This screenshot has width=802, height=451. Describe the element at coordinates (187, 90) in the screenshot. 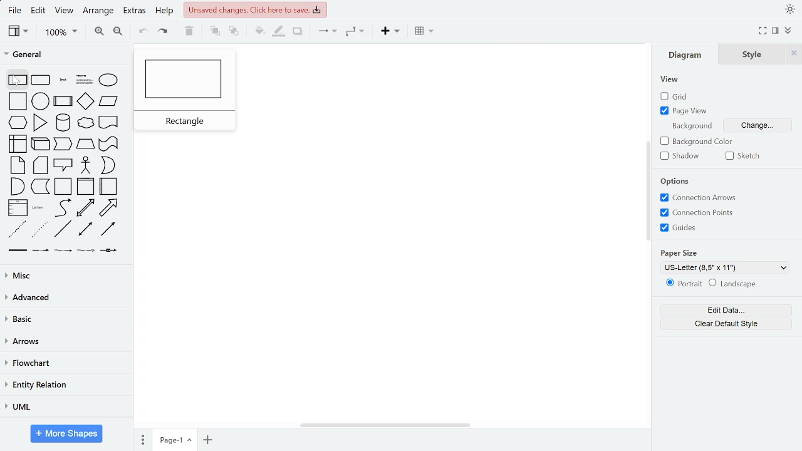

I see `preview` at that location.